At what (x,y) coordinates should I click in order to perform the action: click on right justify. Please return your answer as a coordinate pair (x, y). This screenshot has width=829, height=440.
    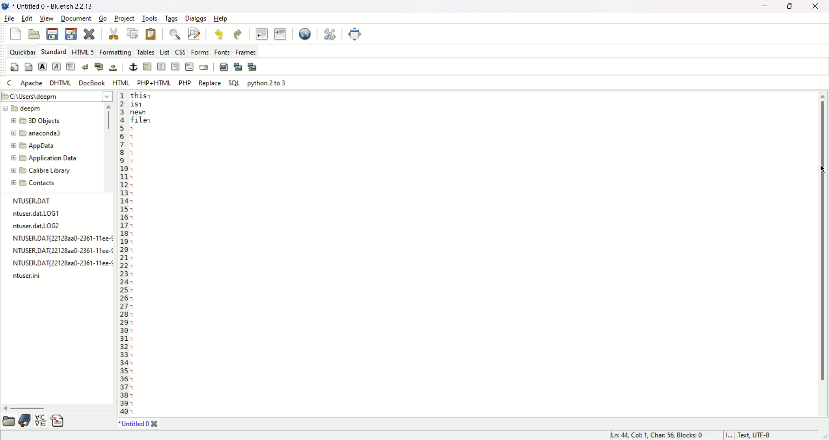
    Looking at the image, I should click on (176, 66).